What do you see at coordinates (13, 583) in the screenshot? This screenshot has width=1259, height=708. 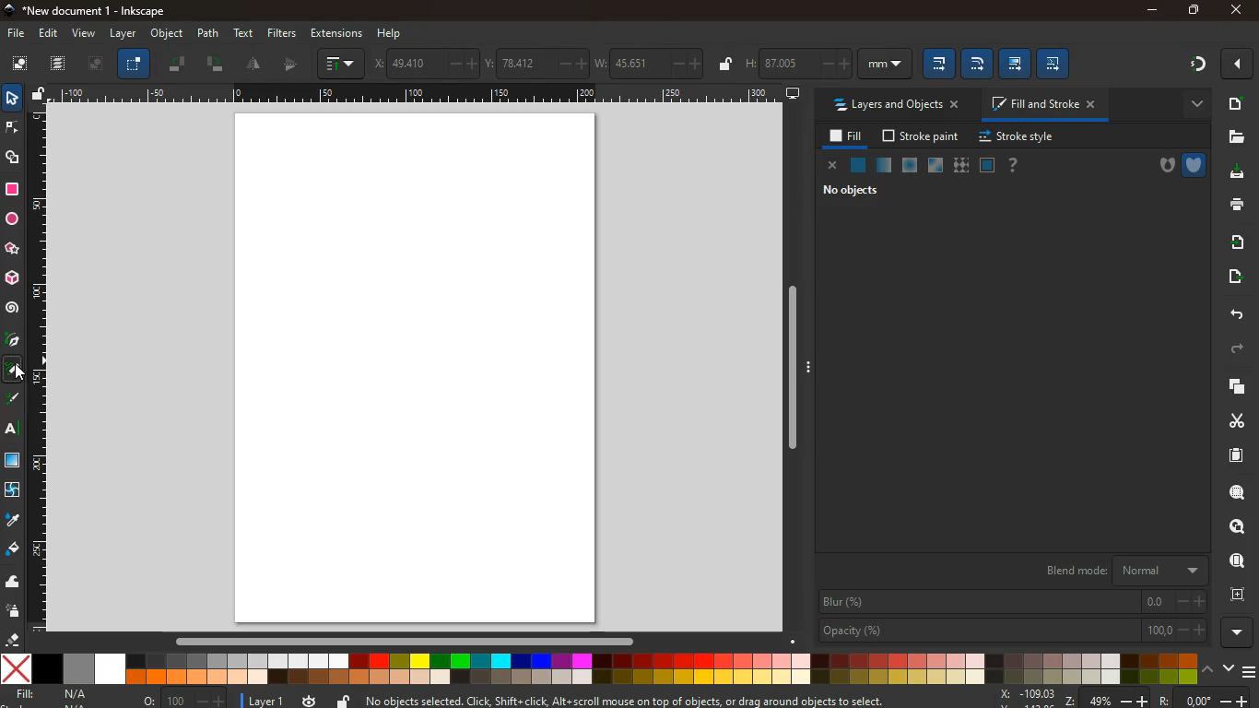 I see `wave` at bounding box center [13, 583].